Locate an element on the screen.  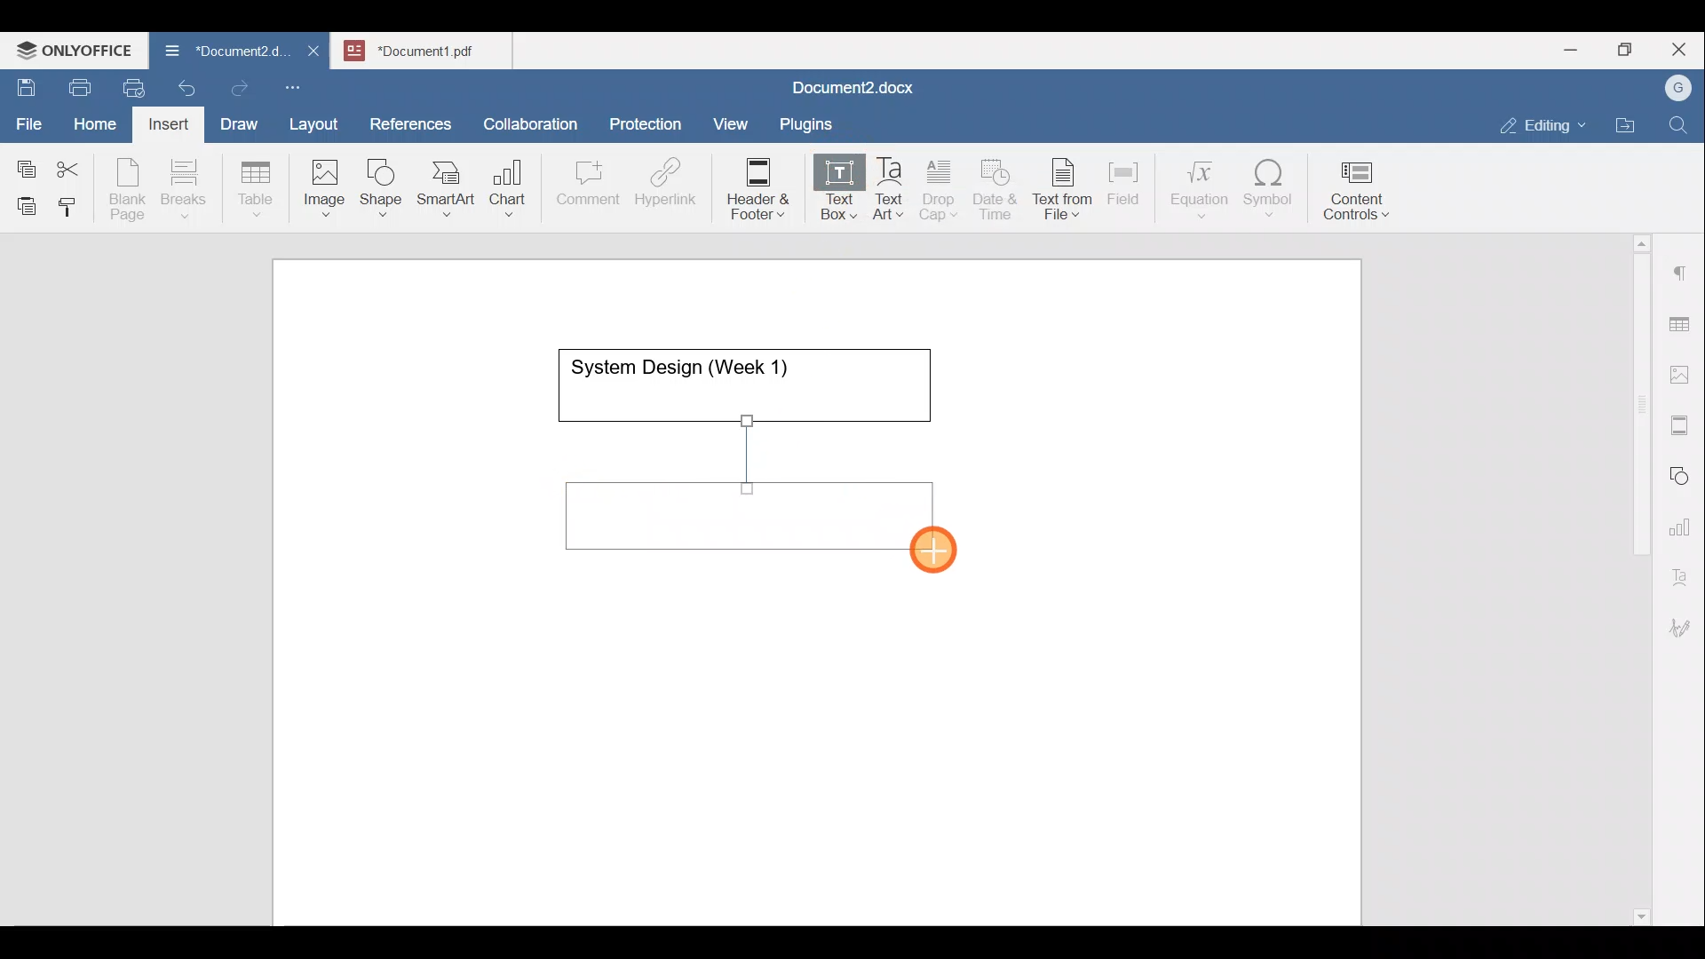
References is located at coordinates (409, 122).